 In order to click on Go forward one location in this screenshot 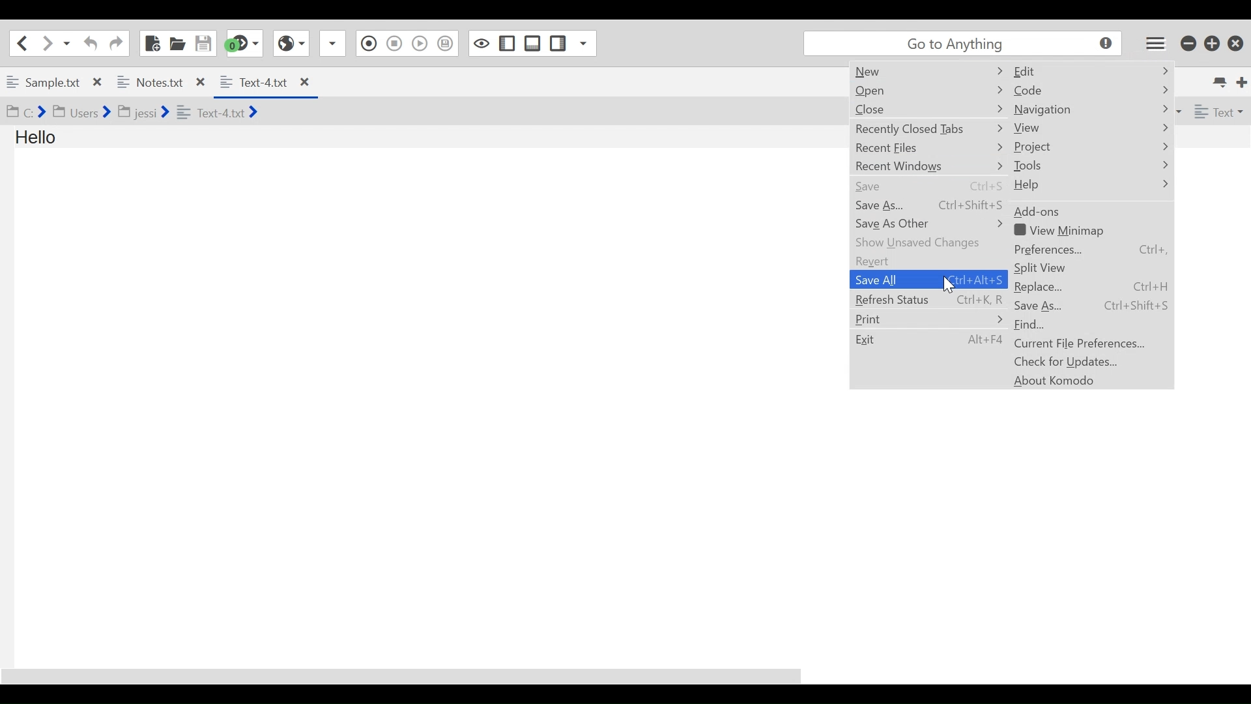, I will do `click(45, 43)`.